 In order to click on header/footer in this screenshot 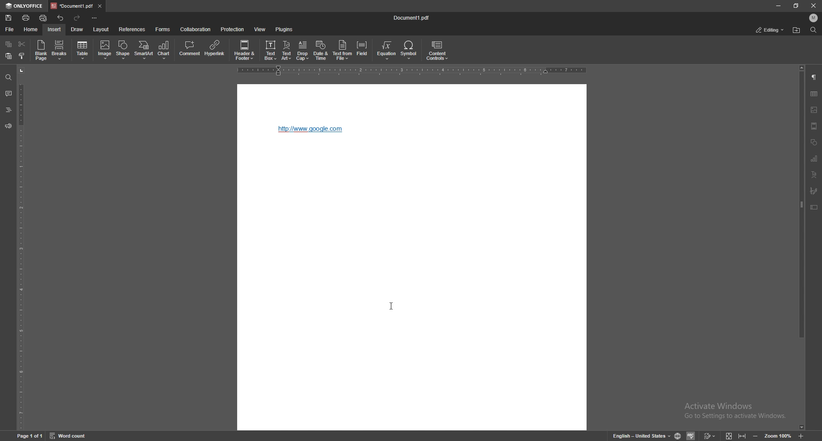, I will do `click(814, 126)`.